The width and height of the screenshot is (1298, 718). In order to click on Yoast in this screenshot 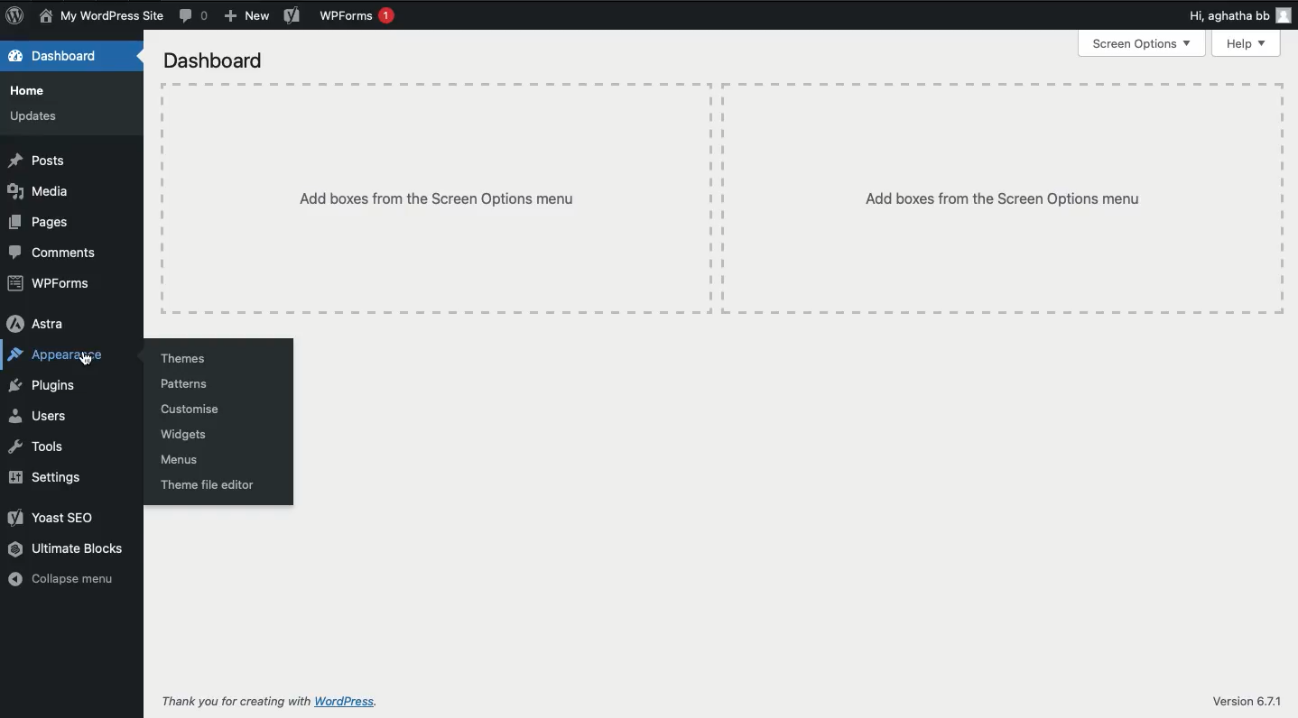, I will do `click(292, 14)`.